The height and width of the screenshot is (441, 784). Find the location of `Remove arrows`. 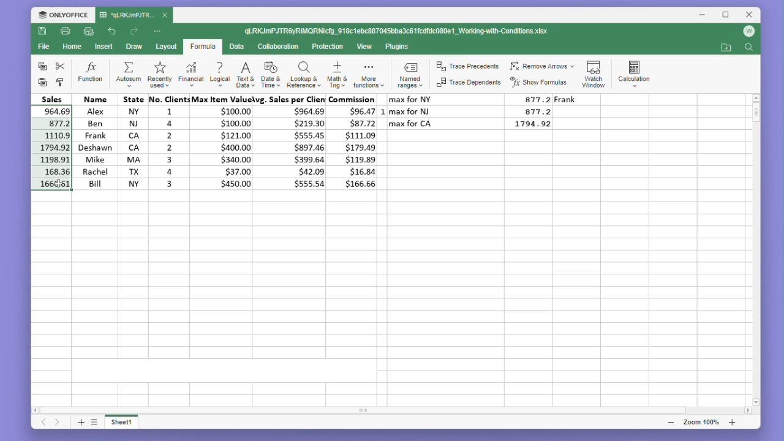

Remove arrows is located at coordinates (541, 67).